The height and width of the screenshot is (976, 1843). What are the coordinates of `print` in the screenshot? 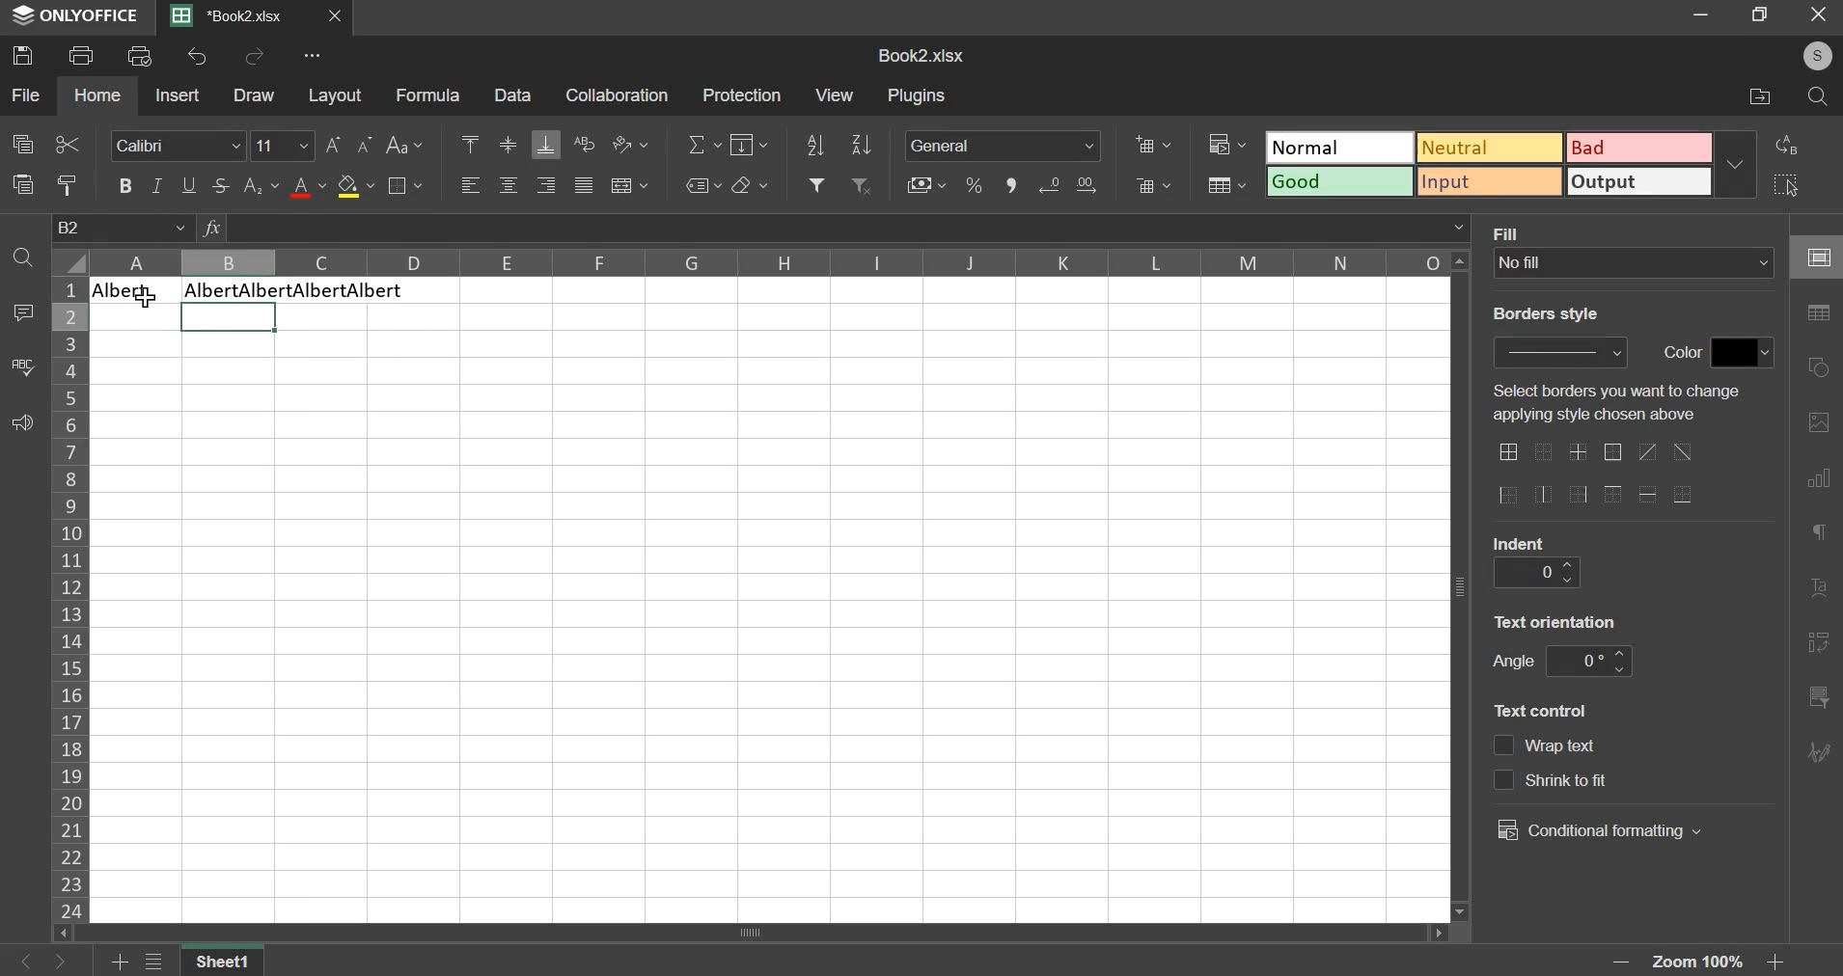 It's located at (82, 54).